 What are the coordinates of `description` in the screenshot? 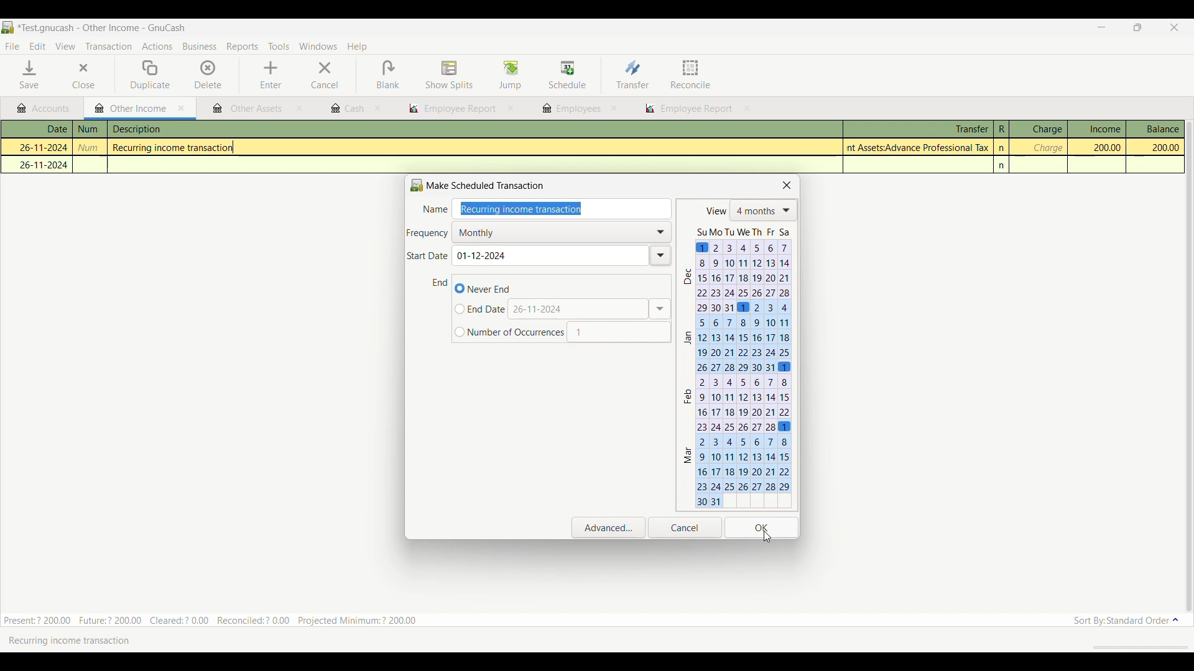 It's located at (201, 130).